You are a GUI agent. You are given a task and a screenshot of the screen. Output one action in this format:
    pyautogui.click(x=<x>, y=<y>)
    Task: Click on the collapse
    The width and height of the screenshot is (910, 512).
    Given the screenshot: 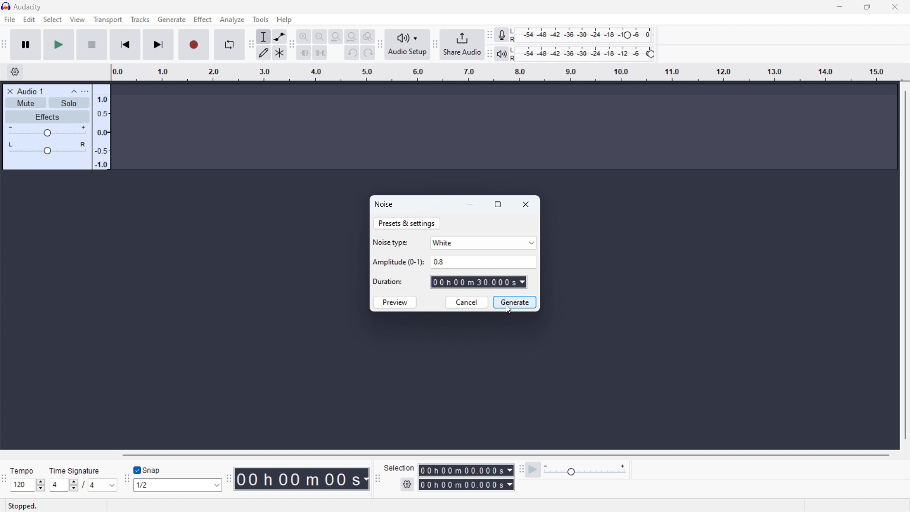 What is the action you would take?
    pyautogui.click(x=73, y=91)
    